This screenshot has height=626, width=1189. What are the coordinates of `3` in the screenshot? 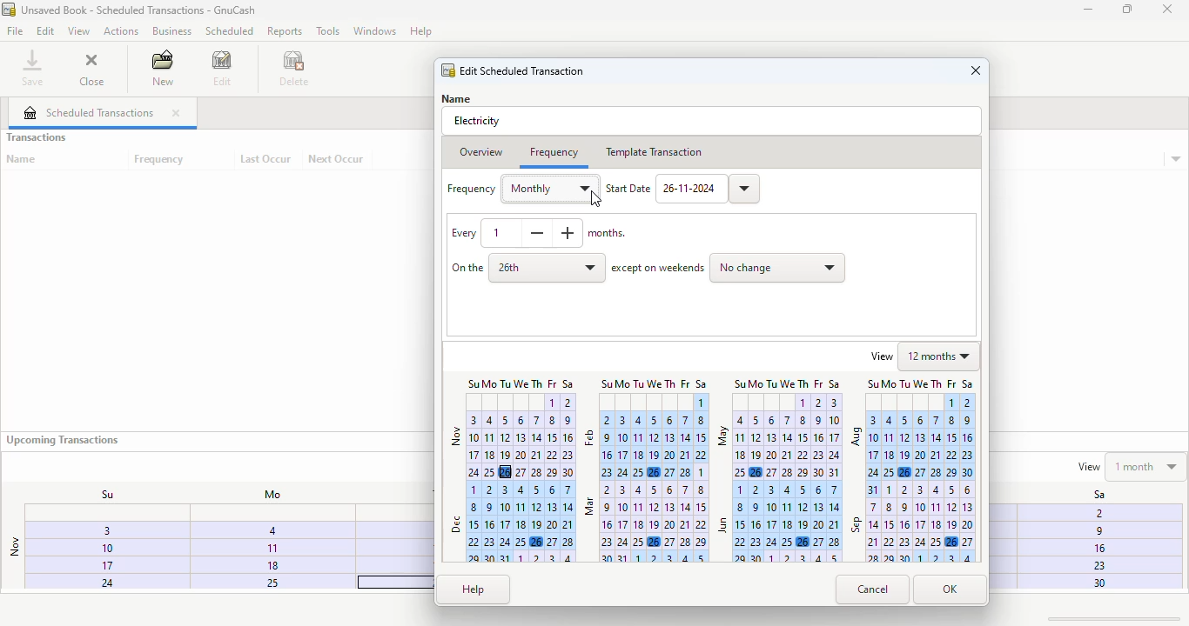 It's located at (97, 533).